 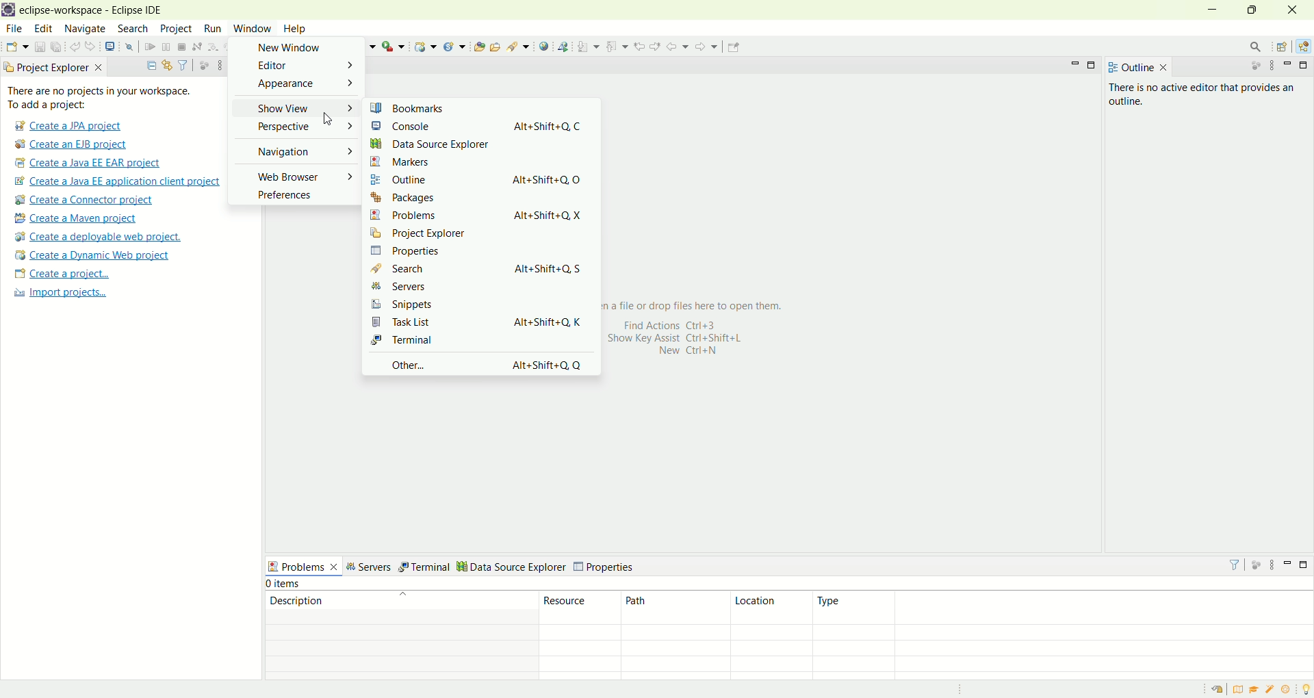 What do you see at coordinates (1287, 690) in the screenshot?
I see `what's new` at bounding box center [1287, 690].